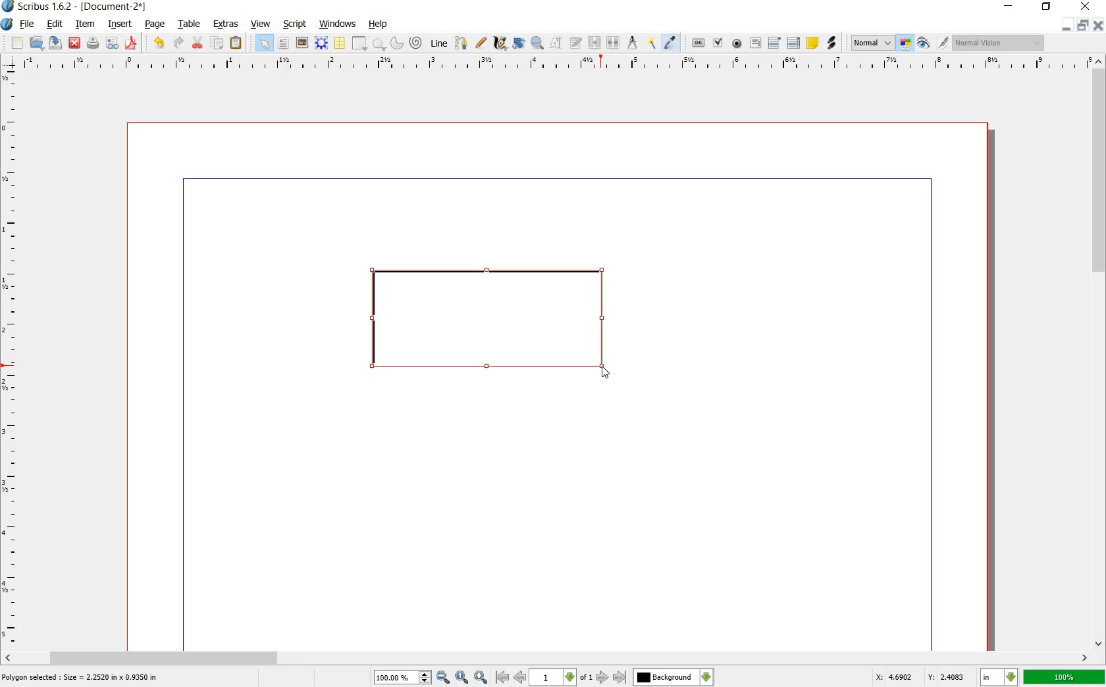 This screenshot has height=687, width=1106. I want to click on PREVIEW MODE, so click(924, 43).